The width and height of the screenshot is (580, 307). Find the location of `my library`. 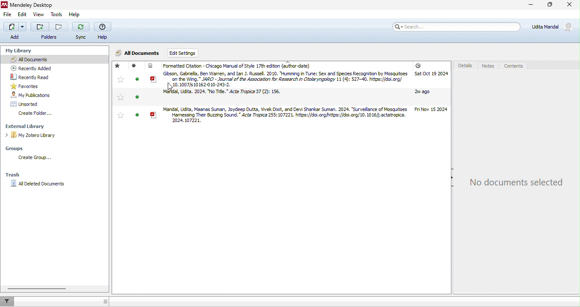

my library is located at coordinates (20, 51).